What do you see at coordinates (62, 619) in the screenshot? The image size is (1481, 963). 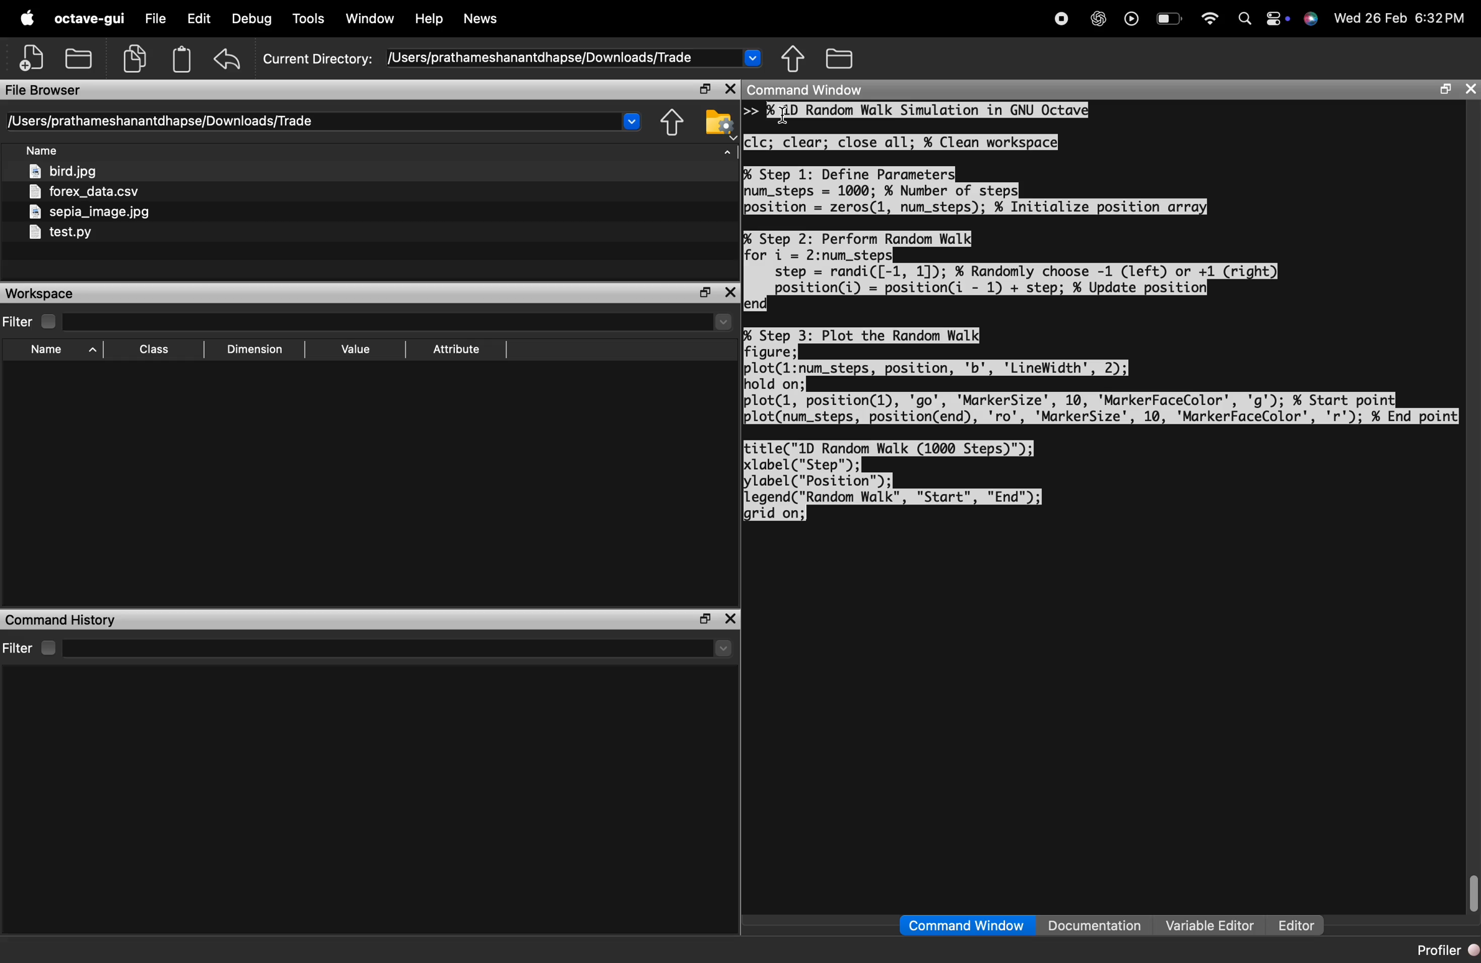 I see `command history` at bounding box center [62, 619].